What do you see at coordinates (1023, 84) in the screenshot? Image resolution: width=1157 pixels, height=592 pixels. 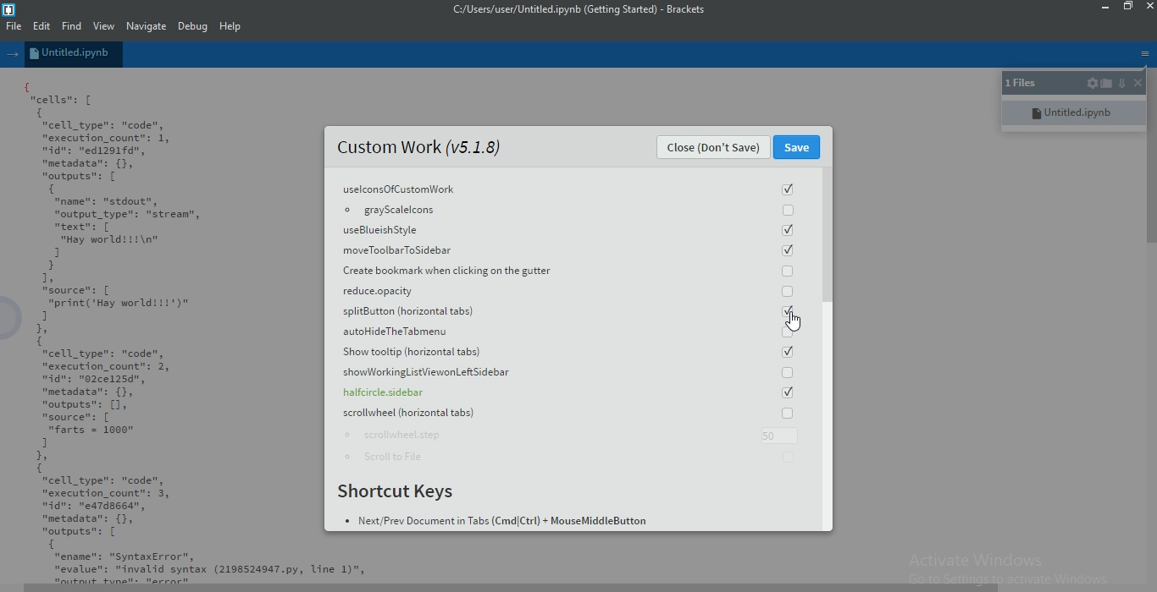 I see `1 files` at bounding box center [1023, 84].